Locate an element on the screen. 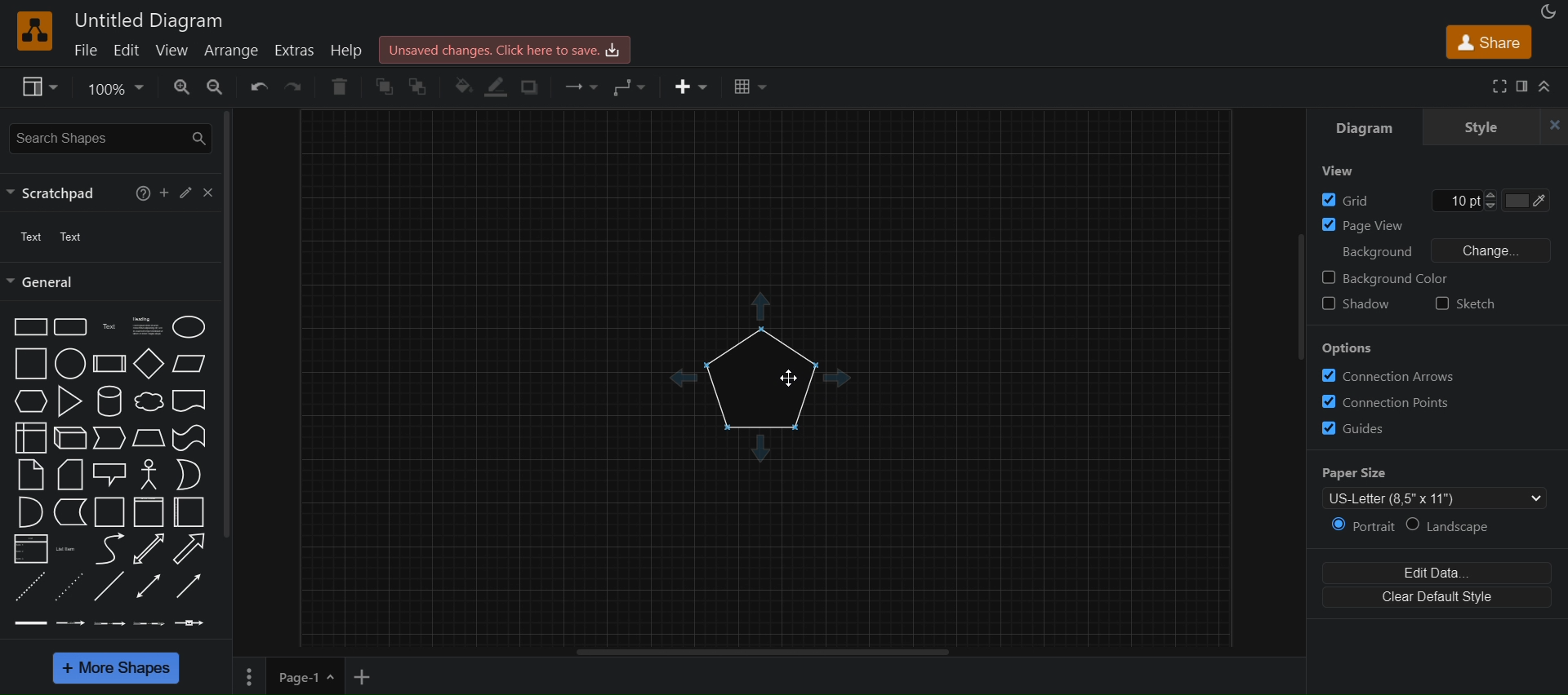  Directional connector is located at coordinates (189, 587).